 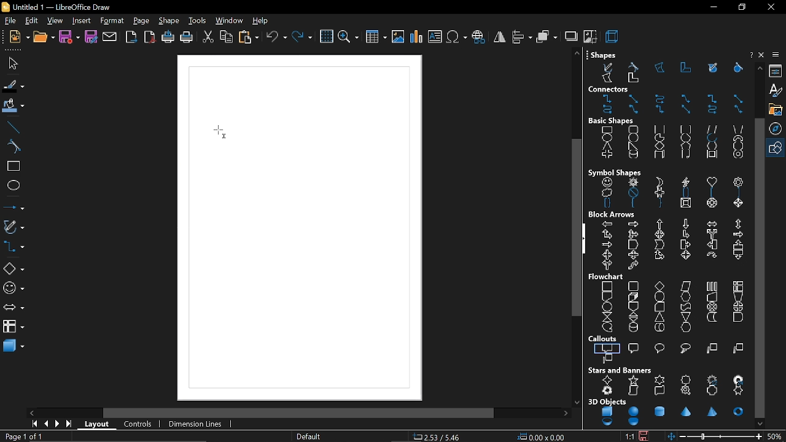 I want to click on decision, so click(x=660, y=285).